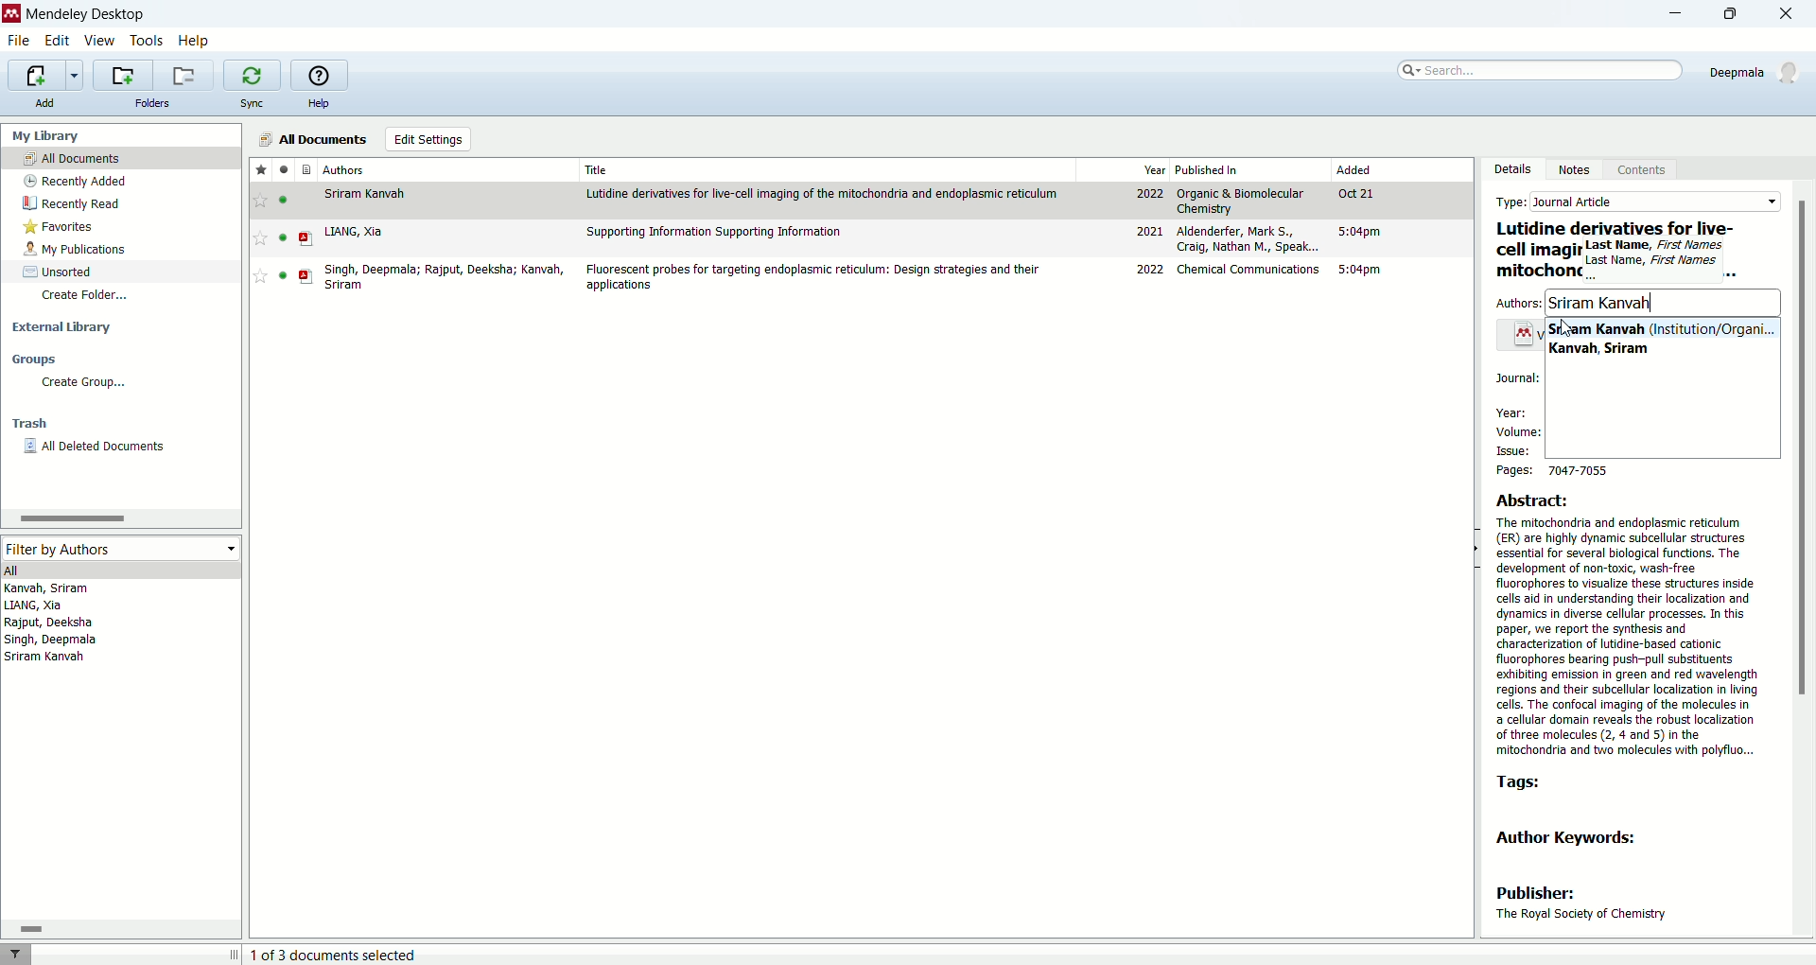  I want to click on my publications, so click(74, 251).